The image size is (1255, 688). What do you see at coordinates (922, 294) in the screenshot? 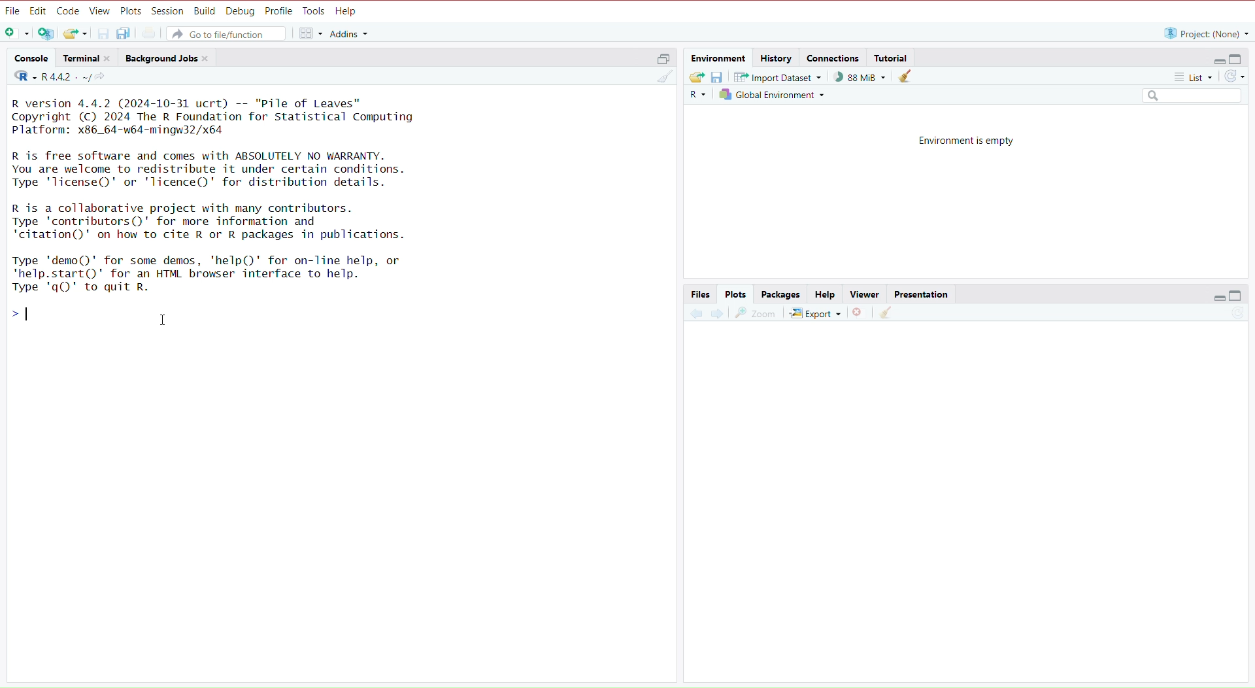
I see `Presentation` at bounding box center [922, 294].